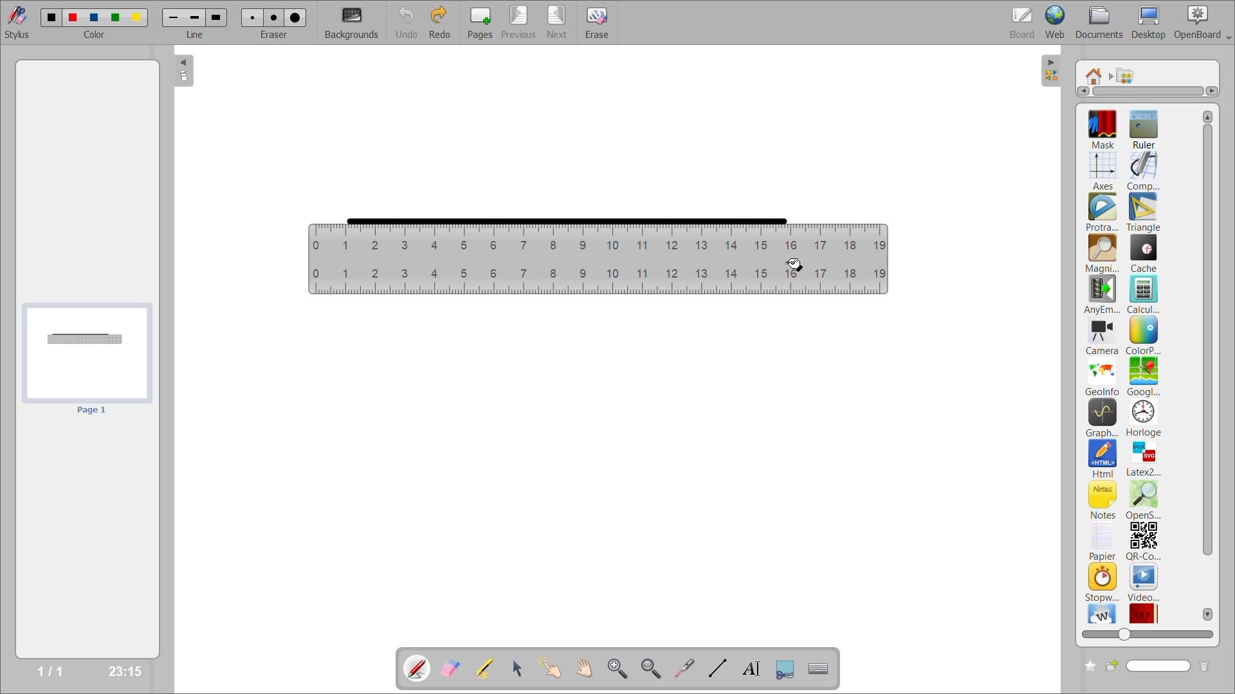  What do you see at coordinates (1103, 295) in the screenshot?
I see `anyembed` at bounding box center [1103, 295].